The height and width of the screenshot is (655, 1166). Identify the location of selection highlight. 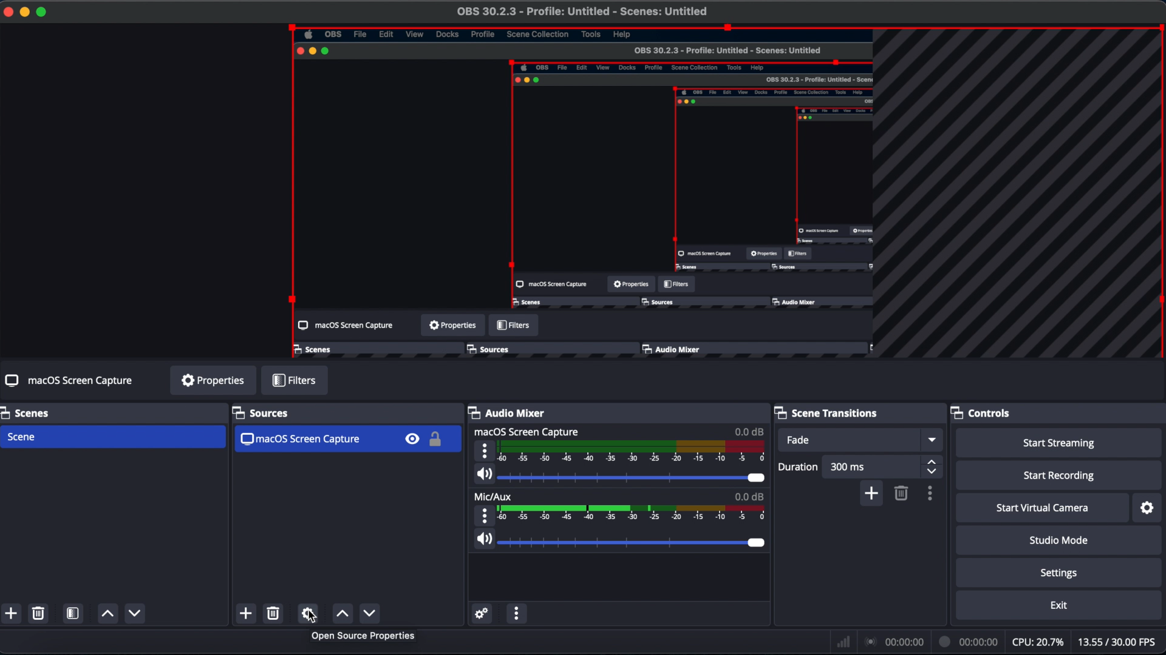
(712, 27).